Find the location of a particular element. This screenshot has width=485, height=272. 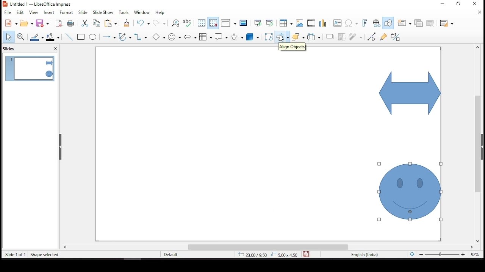

ellipse is located at coordinates (94, 38).